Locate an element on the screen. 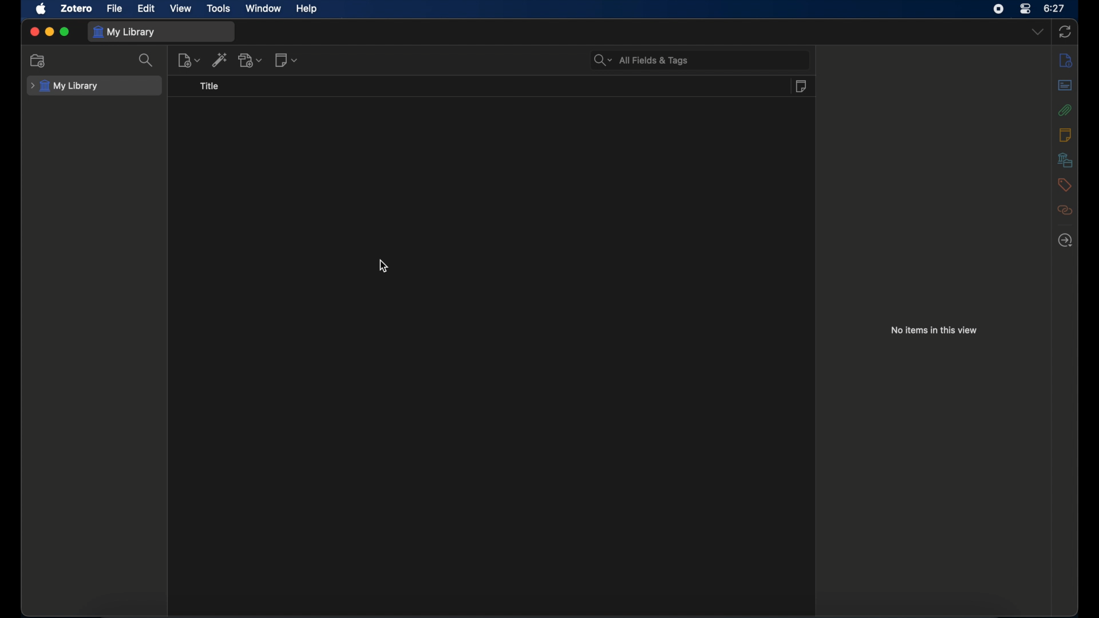  info is located at coordinates (1066, 61).